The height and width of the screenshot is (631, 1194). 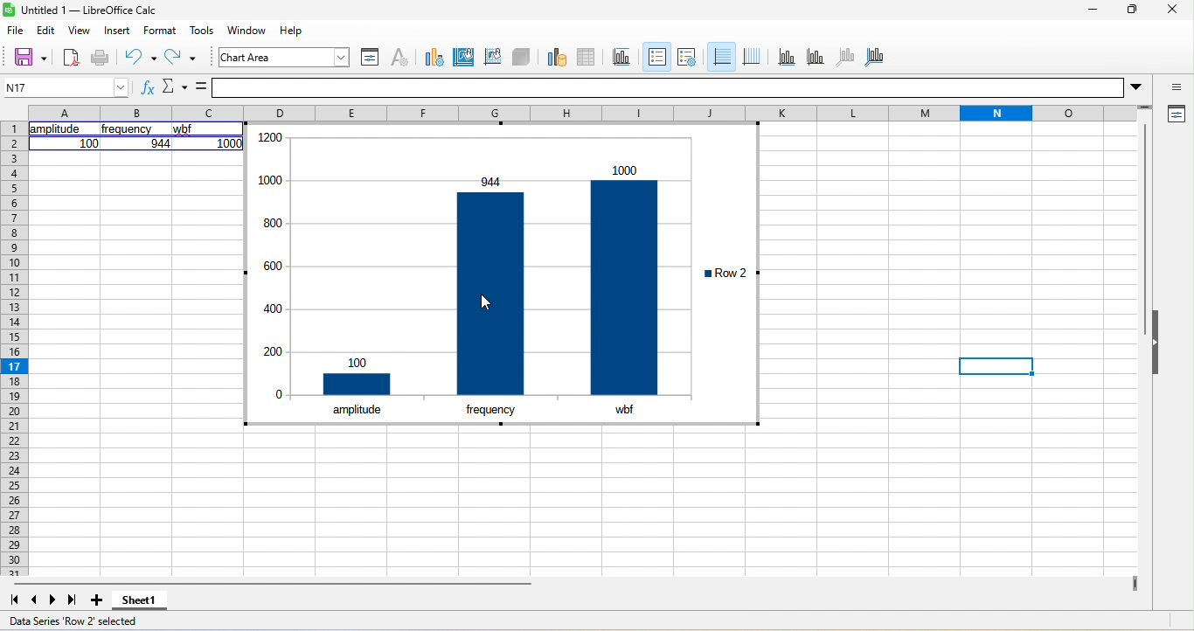 What do you see at coordinates (358, 408) in the screenshot?
I see `amplitude` at bounding box center [358, 408].